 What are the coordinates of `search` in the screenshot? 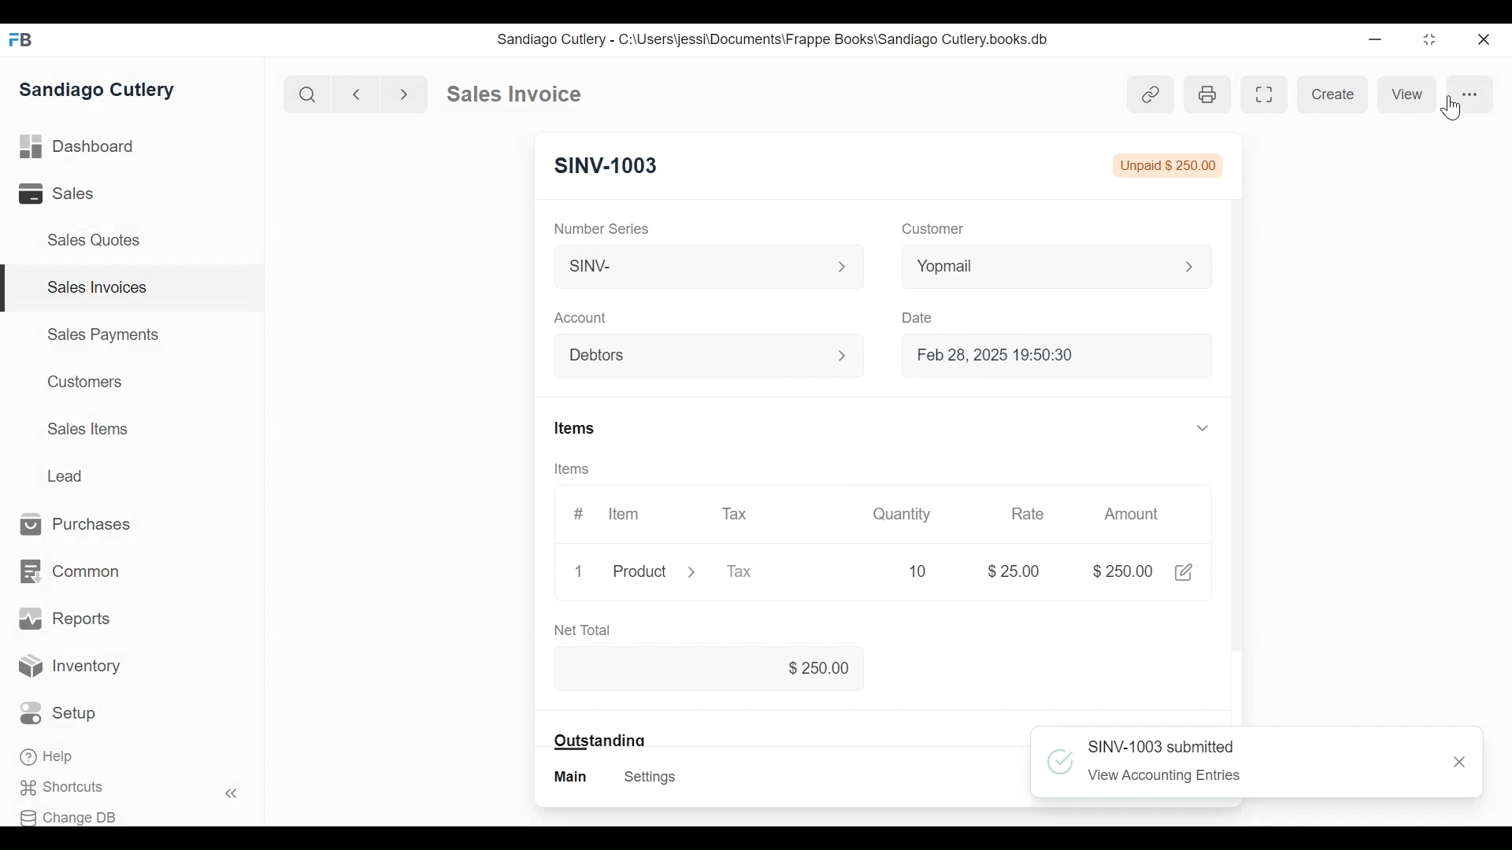 It's located at (308, 95).